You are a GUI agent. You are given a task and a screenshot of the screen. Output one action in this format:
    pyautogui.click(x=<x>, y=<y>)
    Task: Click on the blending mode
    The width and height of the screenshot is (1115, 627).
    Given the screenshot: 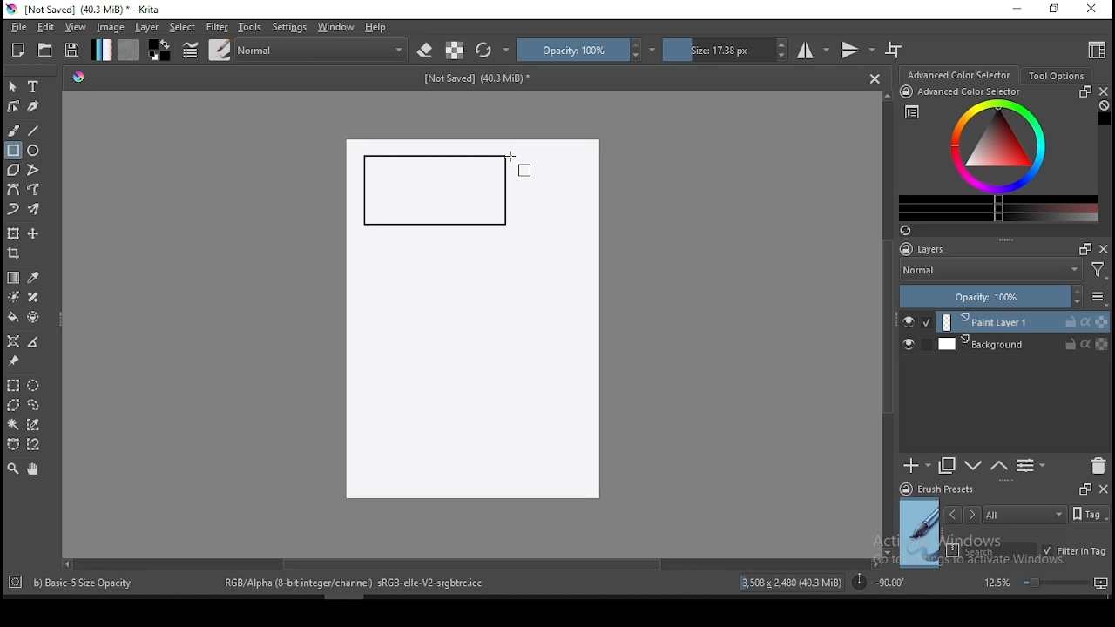 What is the action you would take?
    pyautogui.click(x=322, y=50)
    